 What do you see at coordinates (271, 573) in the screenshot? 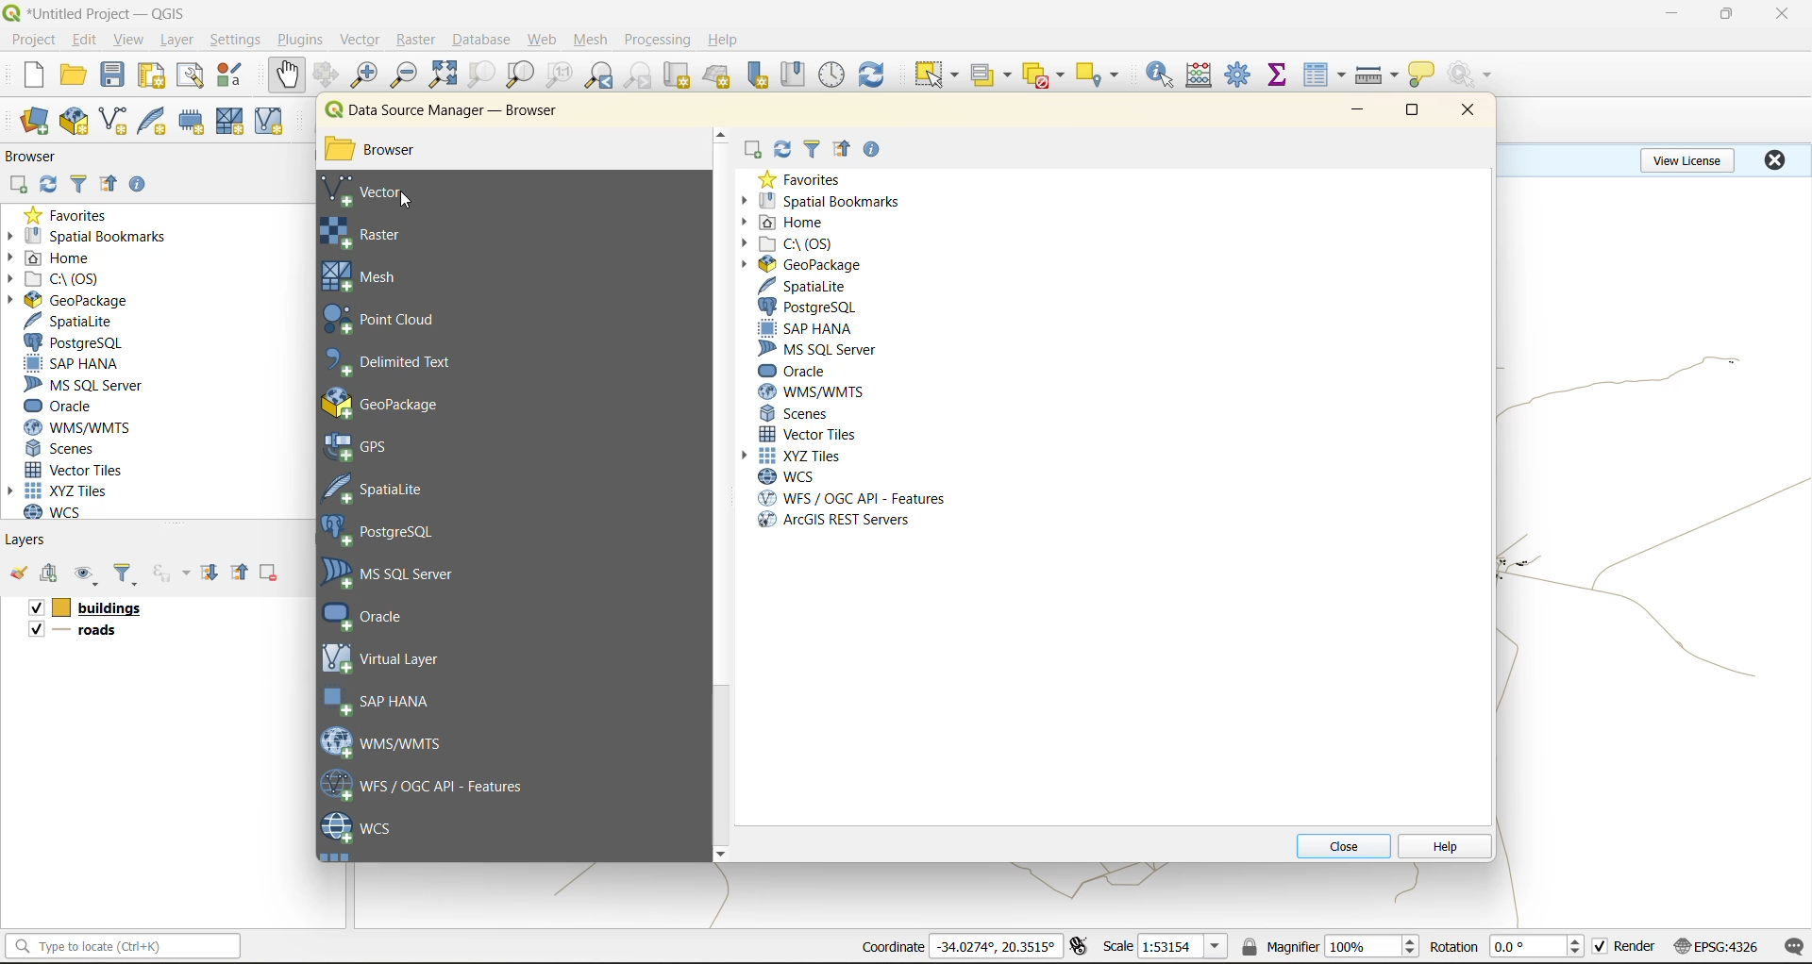
I see `remove layer` at bounding box center [271, 573].